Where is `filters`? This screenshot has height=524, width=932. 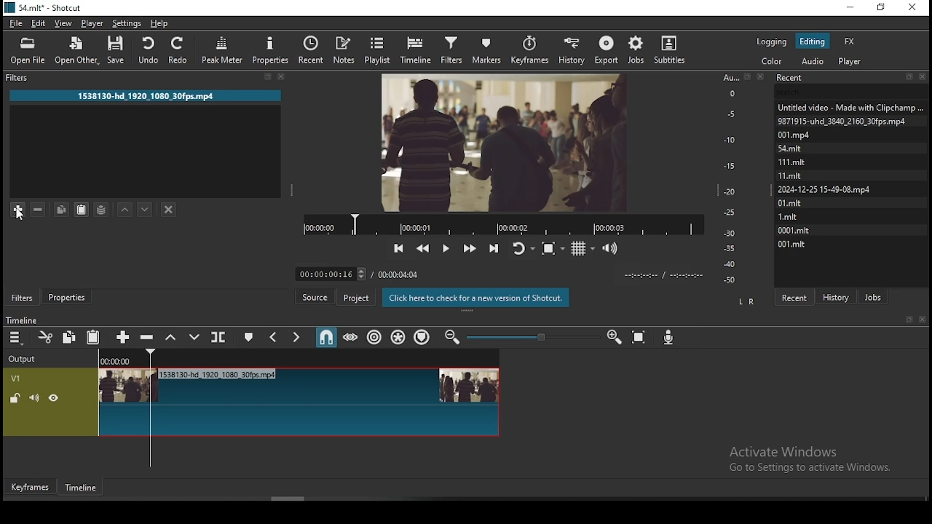 filters is located at coordinates (22, 299).